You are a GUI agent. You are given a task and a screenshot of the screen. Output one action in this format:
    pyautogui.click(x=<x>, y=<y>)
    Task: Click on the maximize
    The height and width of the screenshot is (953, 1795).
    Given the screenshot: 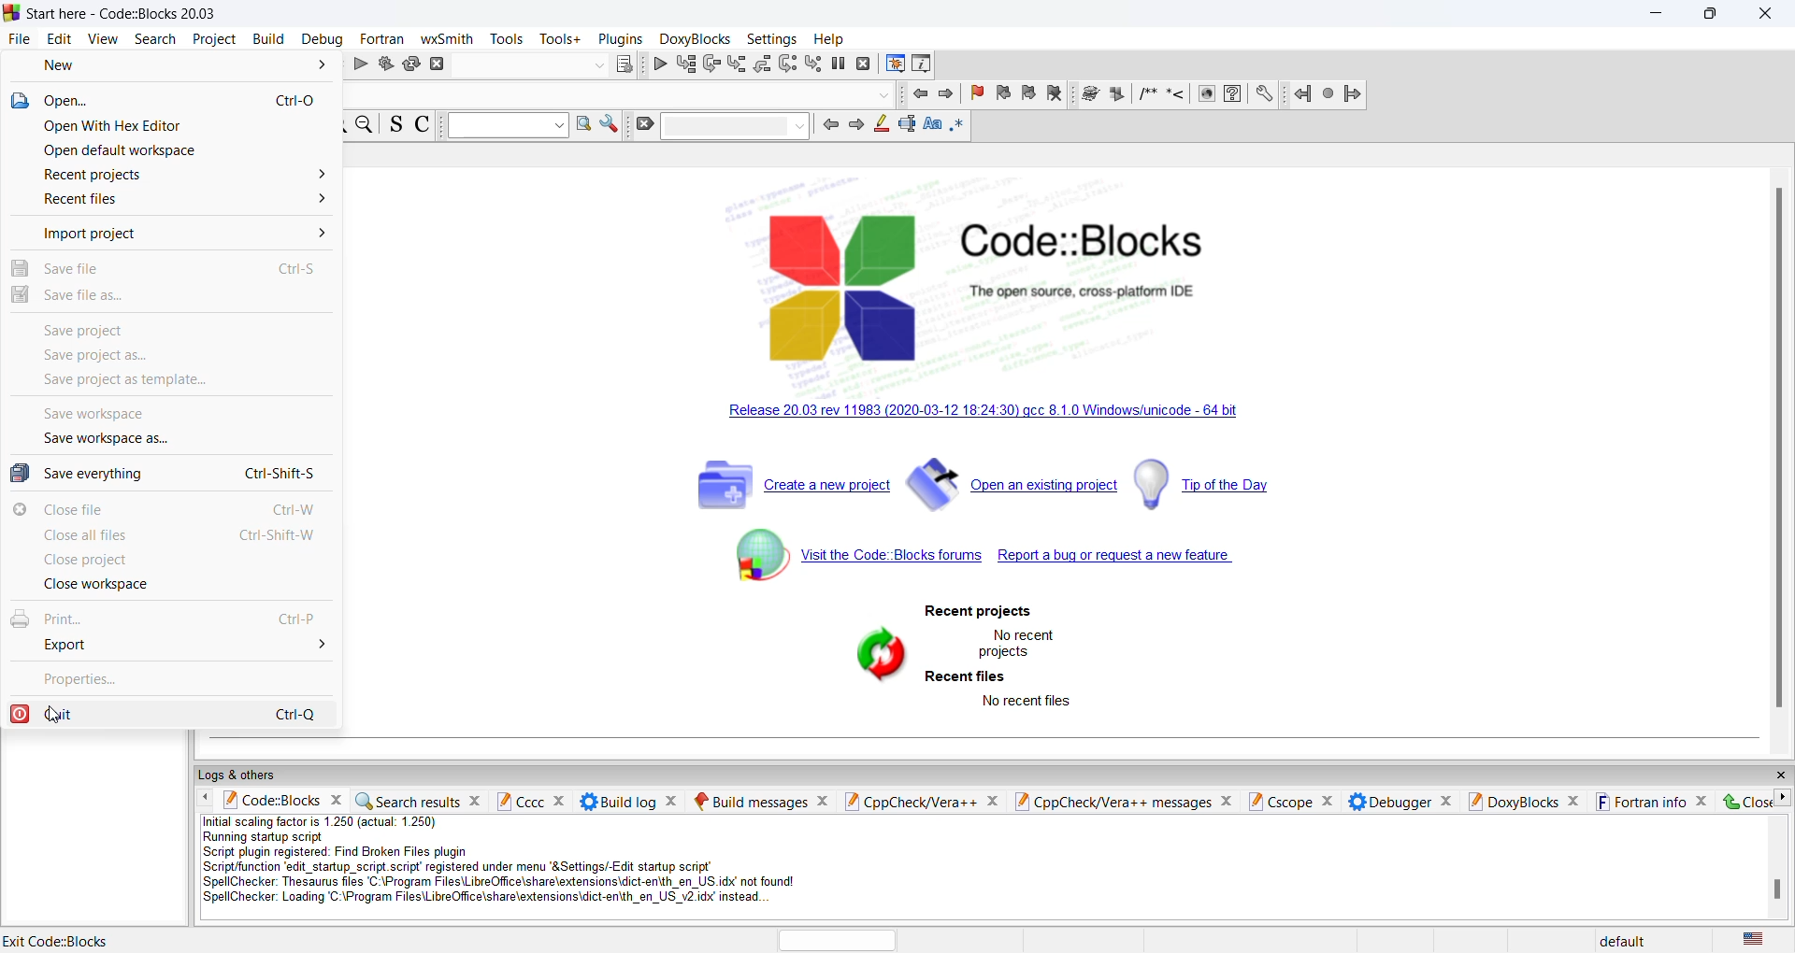 What is the action you would take?
    pyautogui.click(x=1712, y=16)
    